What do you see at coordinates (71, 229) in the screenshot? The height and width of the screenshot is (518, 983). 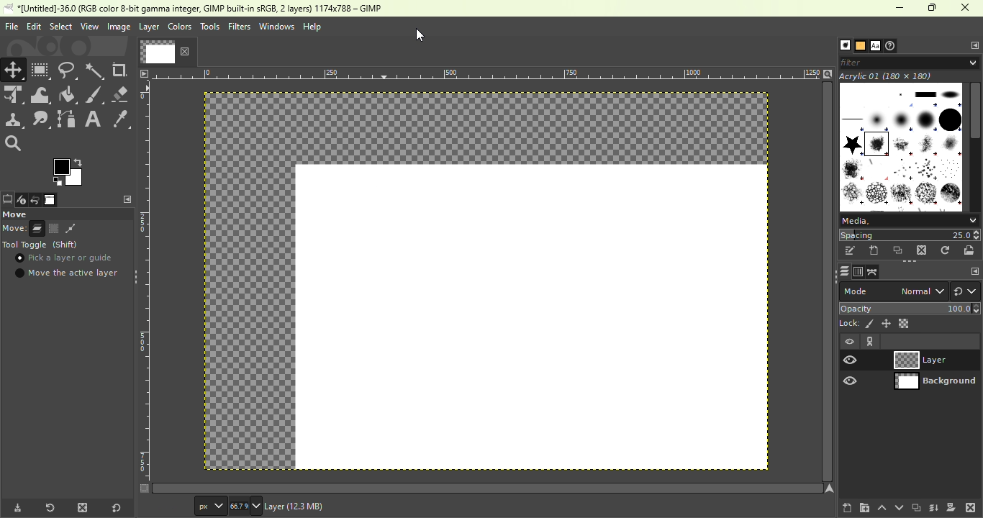 I see `Subtract from the current selection` at bounding box center [71, 229].